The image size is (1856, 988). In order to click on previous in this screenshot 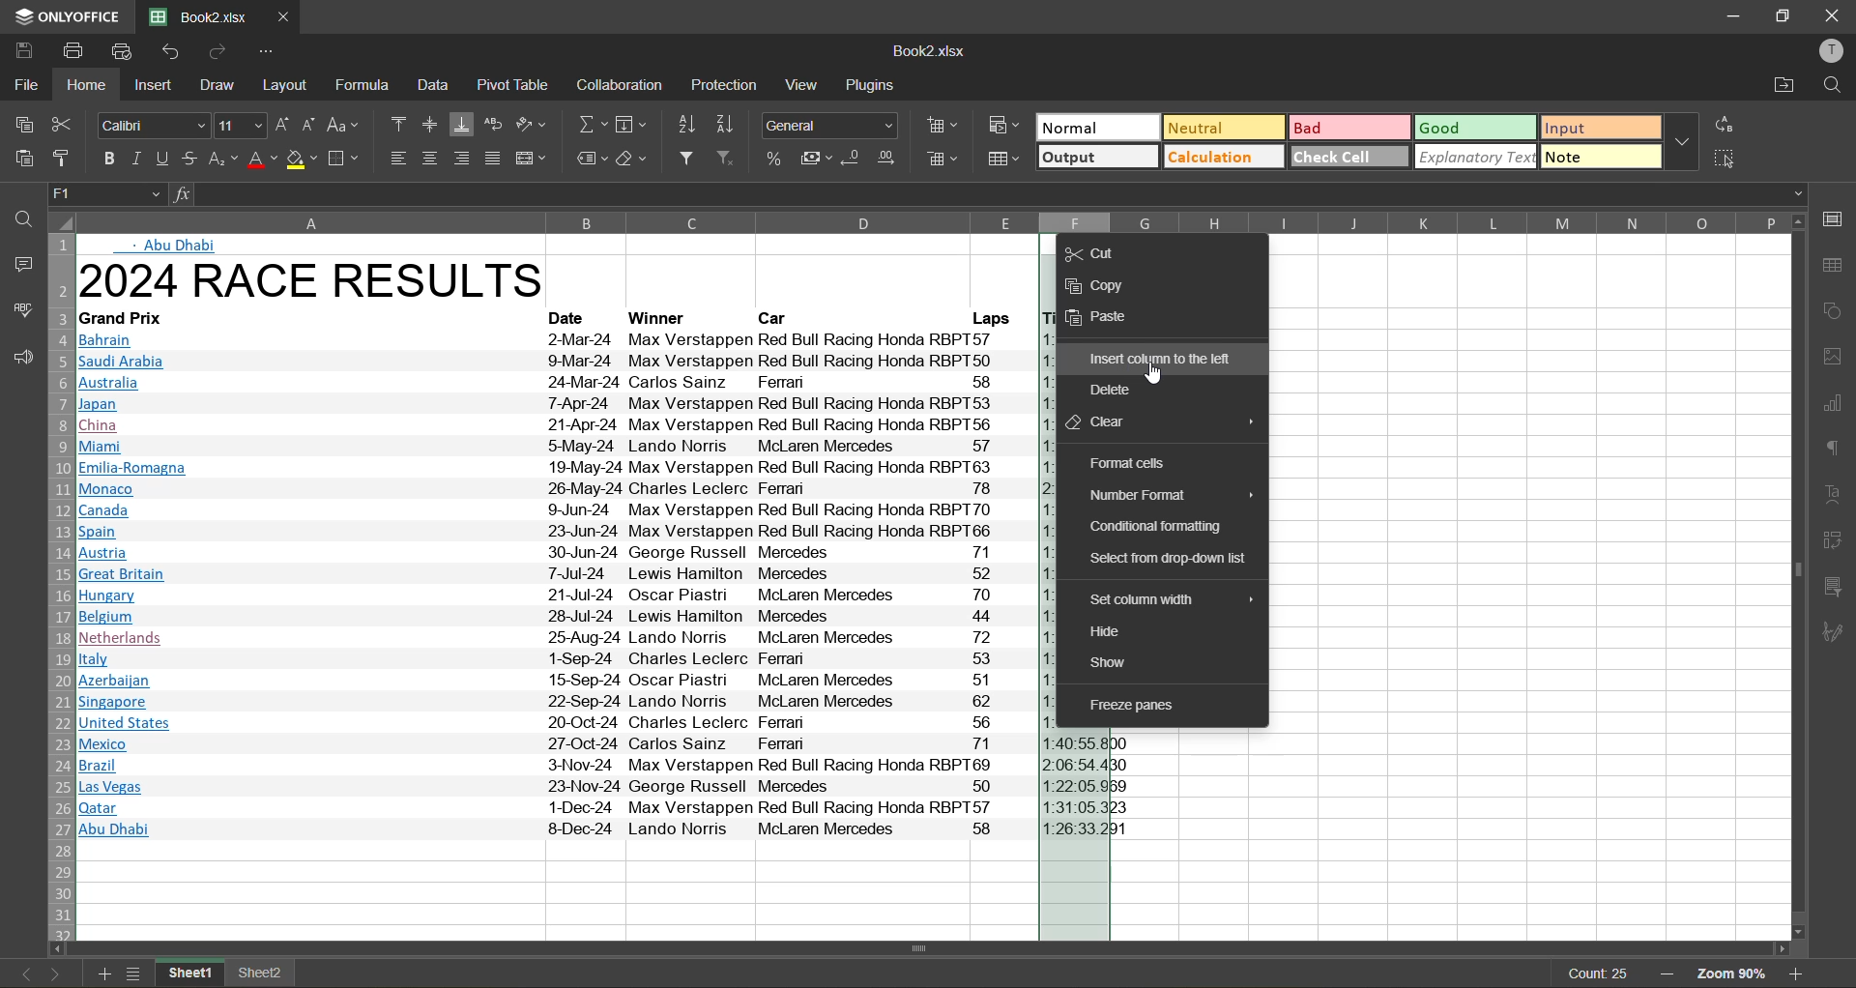, I will do `click(15, 973)`.